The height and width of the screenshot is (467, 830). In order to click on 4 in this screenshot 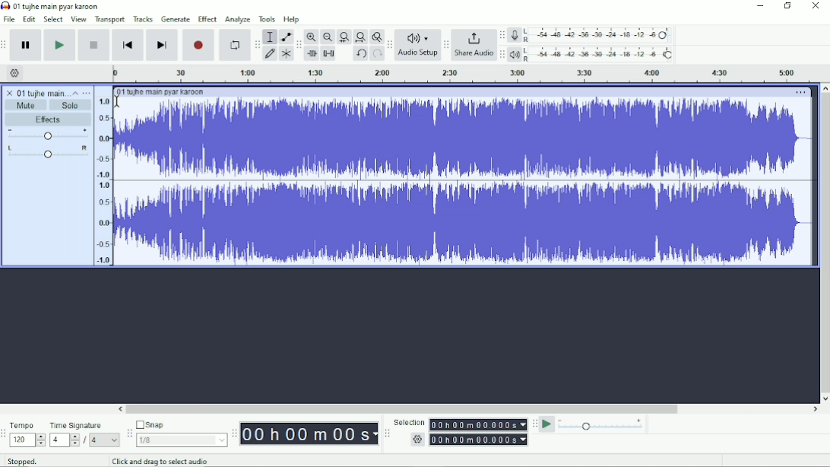, I will do `click(105, 440)`.